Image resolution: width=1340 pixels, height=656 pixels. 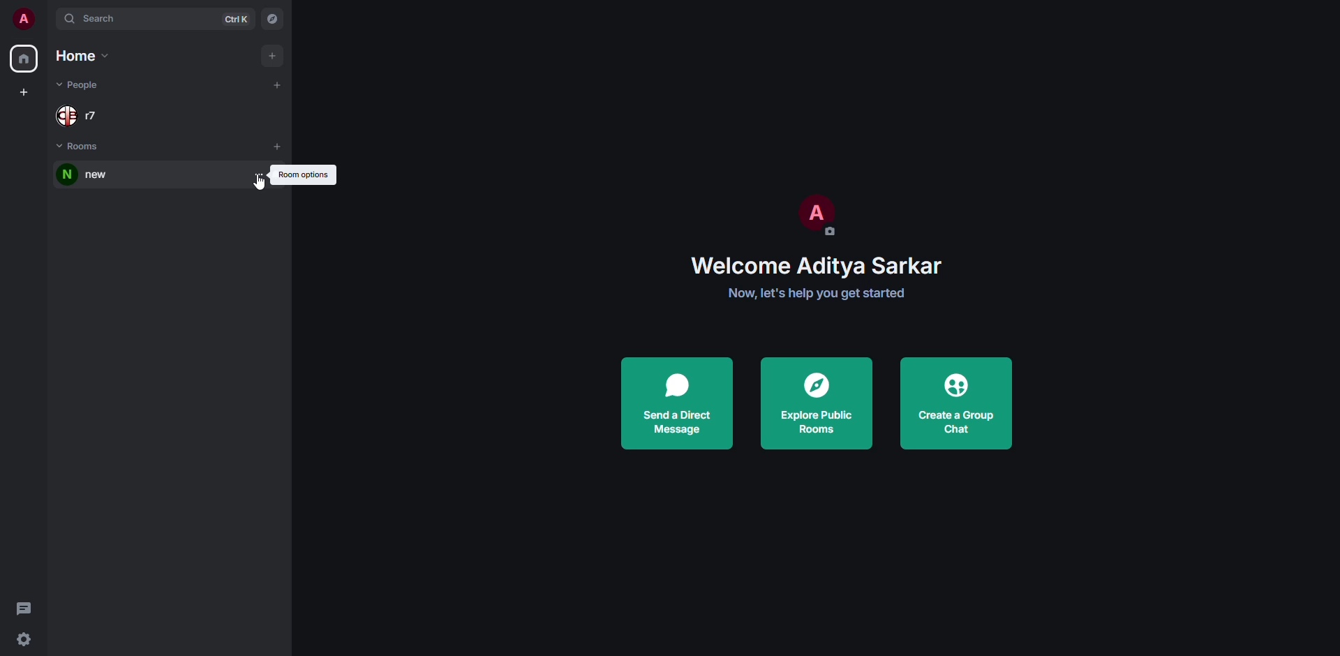 I want to click on people, so click(x=78, y=85).